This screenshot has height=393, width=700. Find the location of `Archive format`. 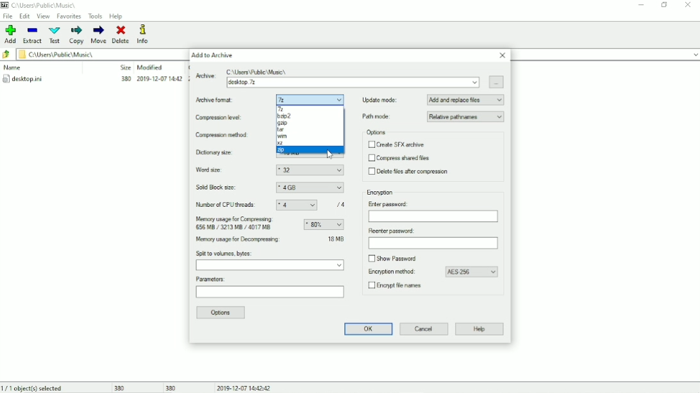

Archive format is located at coordinates (226, 100).